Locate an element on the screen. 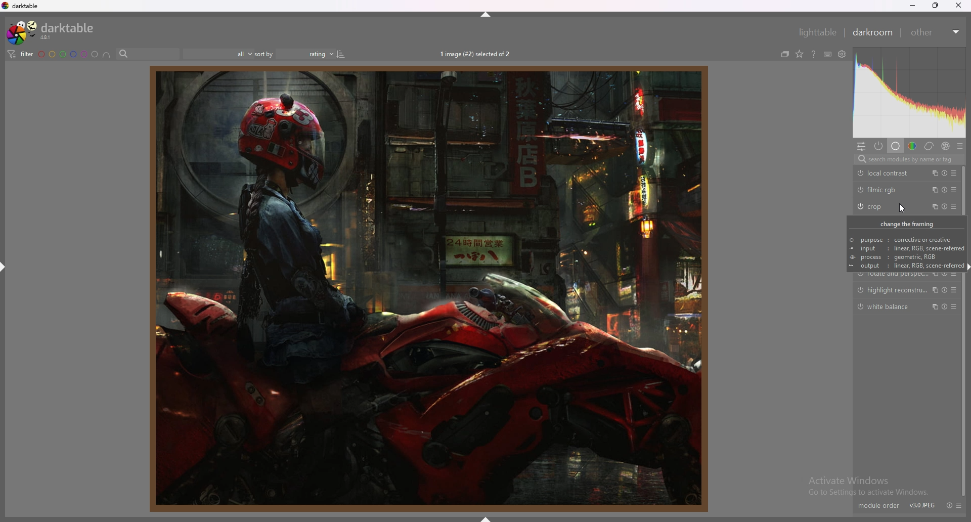 The width and height of the screenshot is (971, 522). presets is located at coordinates (954, 190).